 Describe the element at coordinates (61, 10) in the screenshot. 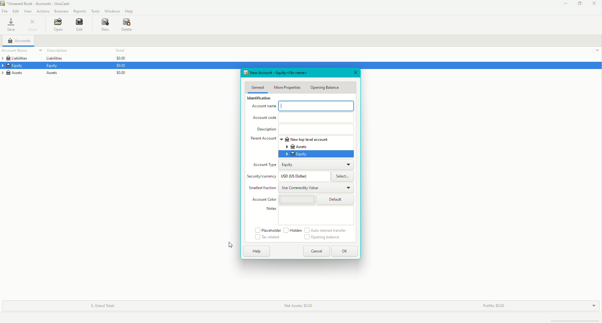

I see `Business` at that location.